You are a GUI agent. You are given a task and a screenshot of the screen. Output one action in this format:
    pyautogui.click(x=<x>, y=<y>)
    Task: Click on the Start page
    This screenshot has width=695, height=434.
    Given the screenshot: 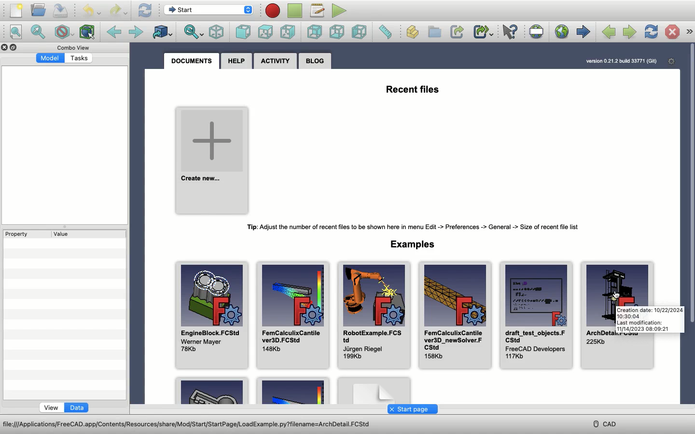 What is the action you would take?
    pyautogui.click(x=583, y=32)
    